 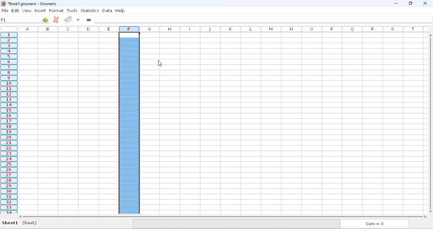 I want to click on format, so click(x=56, y=11).